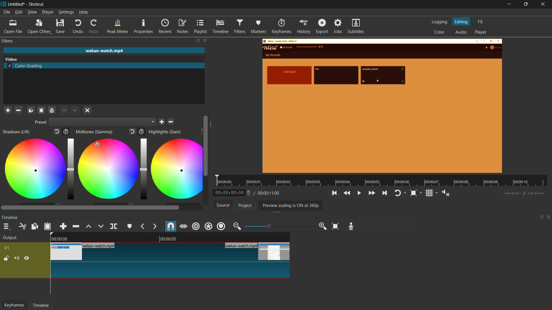 The width and height of the screenshot is (552, 310). I want to click on ripple markers, so click(221, 226).